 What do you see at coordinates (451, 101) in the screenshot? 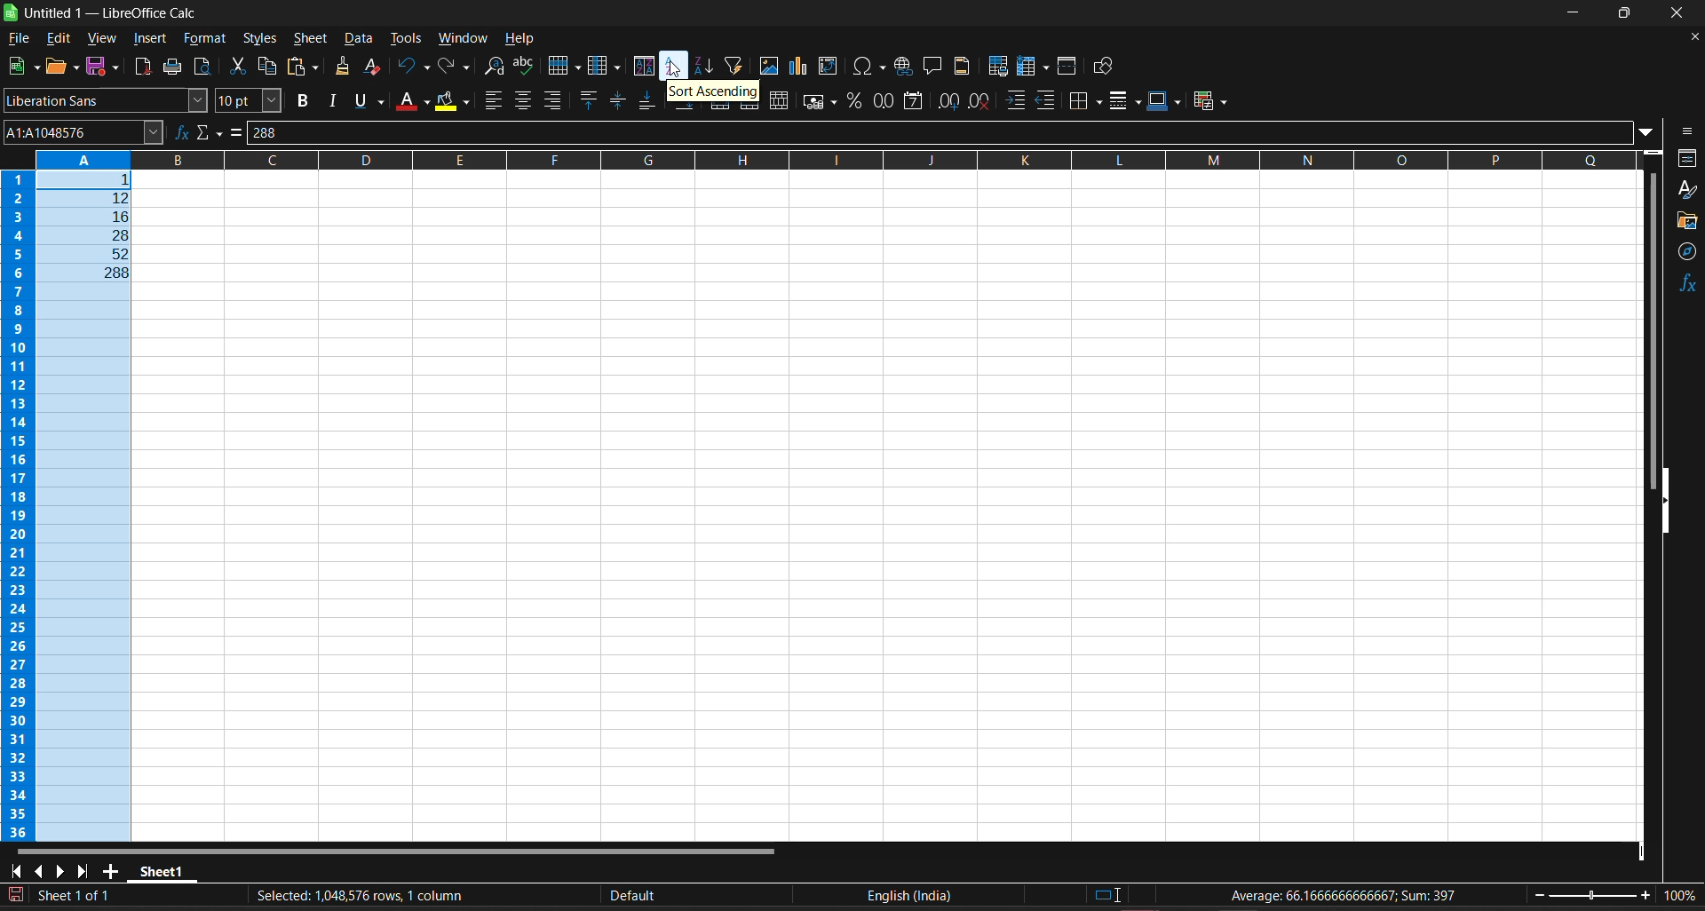
I see `background color` at bounding box center [451, 101].